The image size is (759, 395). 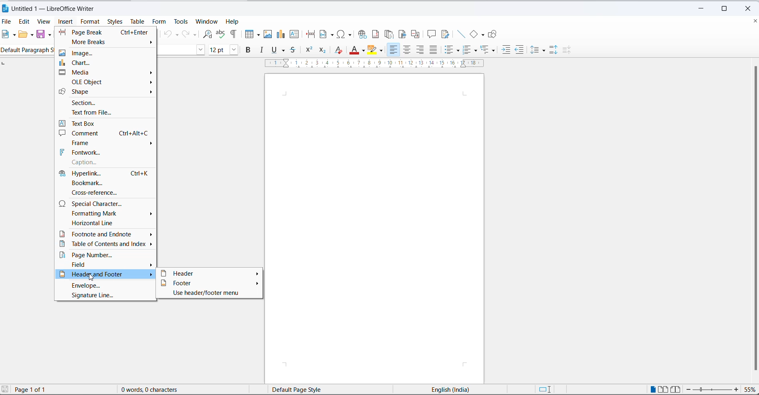 I want to click on header and footer, so click(x=104, y=274).